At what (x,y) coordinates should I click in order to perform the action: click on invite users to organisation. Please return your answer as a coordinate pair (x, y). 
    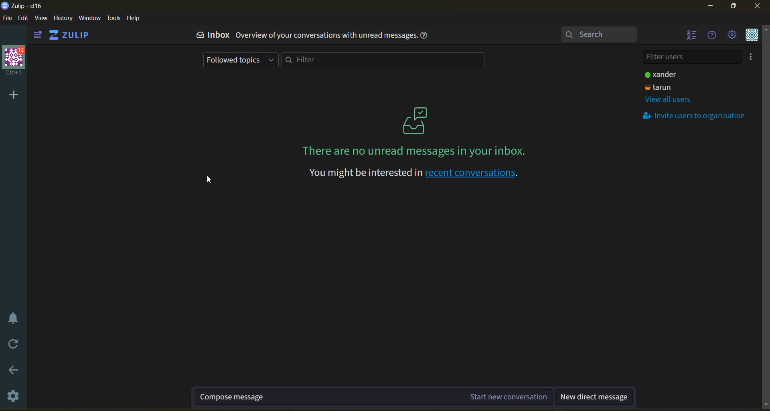
    Looking at the image, I should click on (752, 57).